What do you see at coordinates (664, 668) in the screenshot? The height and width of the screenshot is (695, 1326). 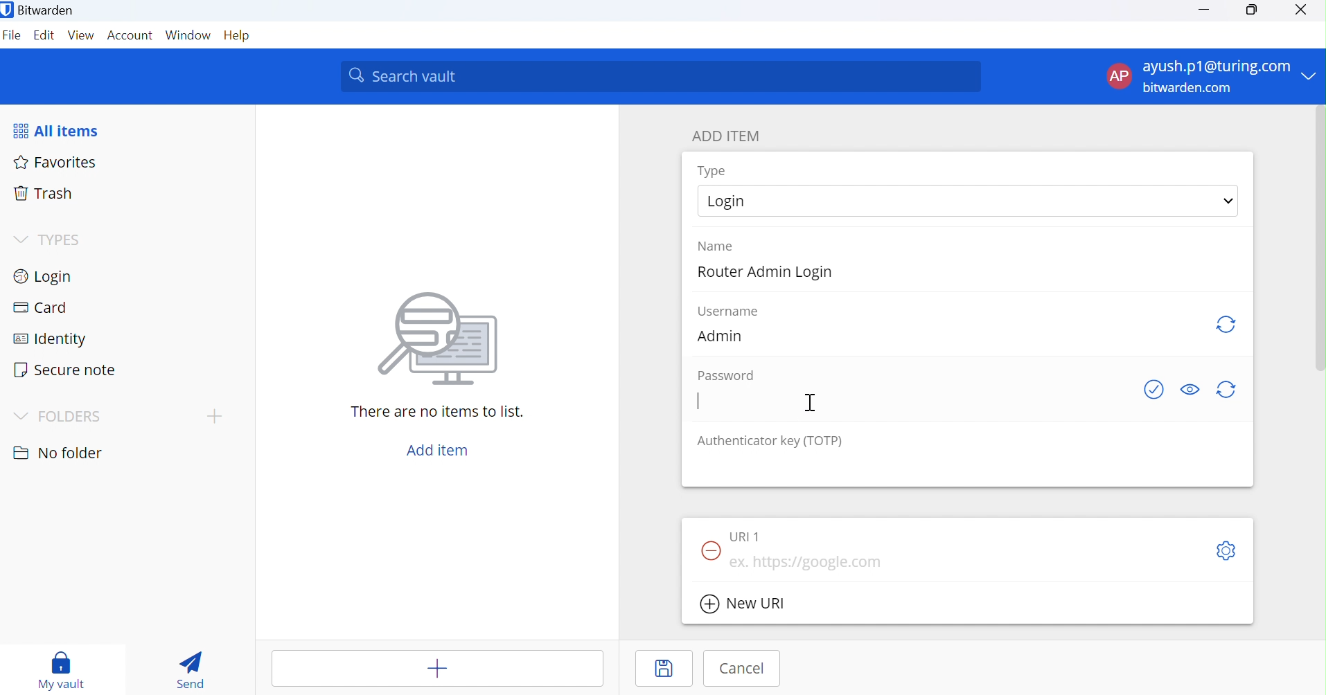 I see `Save` at bounding box center [664, 668].